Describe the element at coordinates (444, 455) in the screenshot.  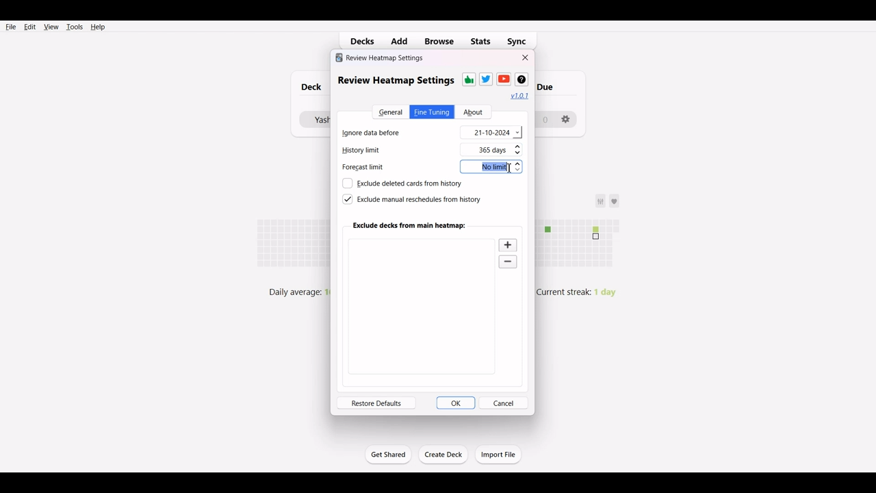
I see `Create Deck` at that location.